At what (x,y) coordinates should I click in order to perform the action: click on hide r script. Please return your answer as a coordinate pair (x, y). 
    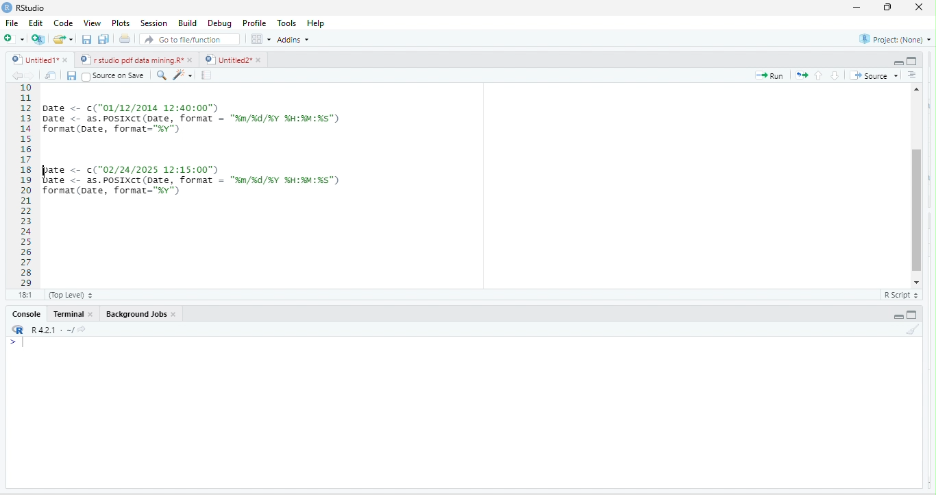
    Looking at the image, I should click on (896, 59).